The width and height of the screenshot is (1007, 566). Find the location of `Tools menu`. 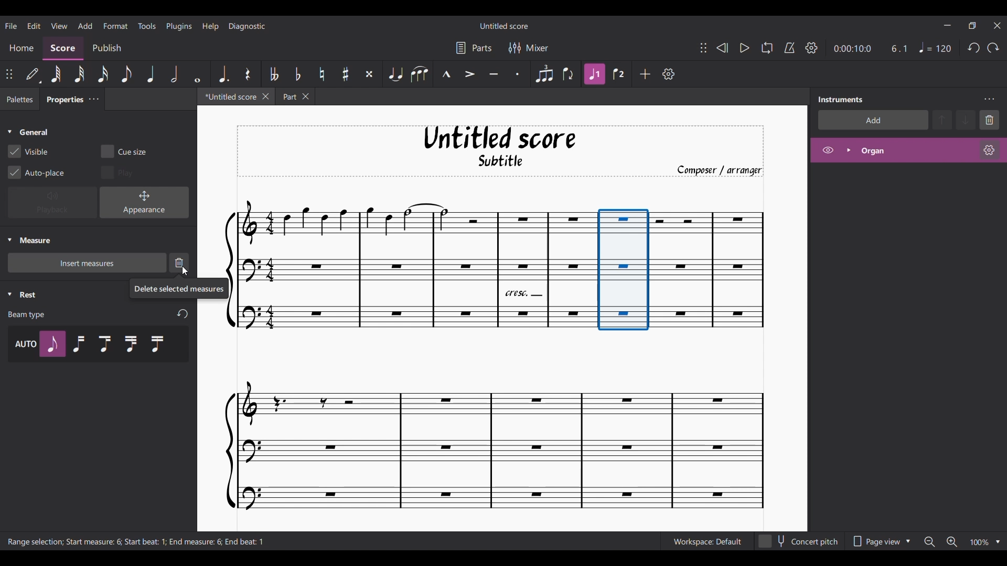

Tools menu is located at coordinates (146, 25).